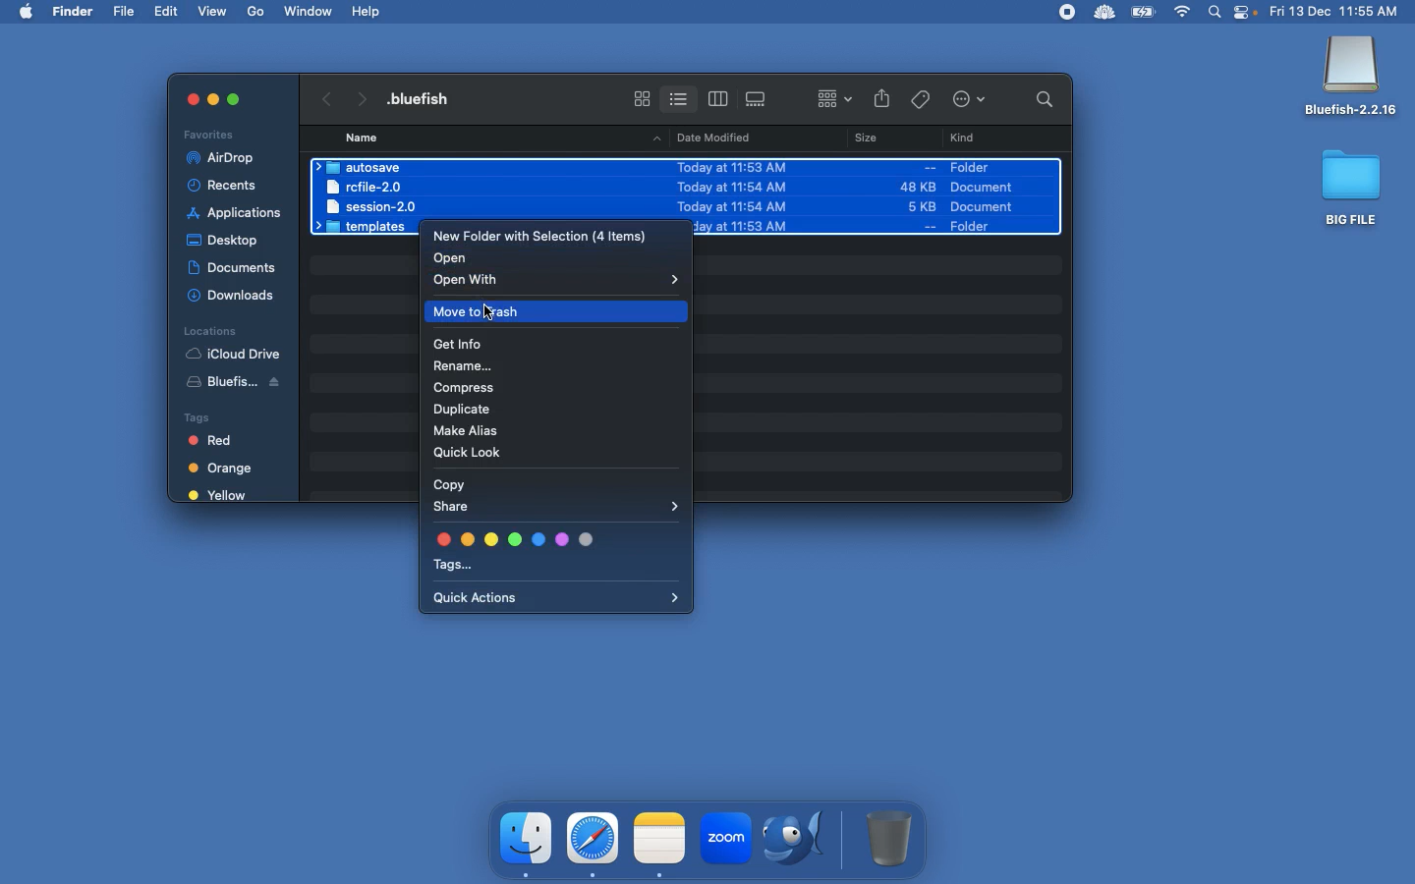  I want to click on Edit, so click(168, 11).